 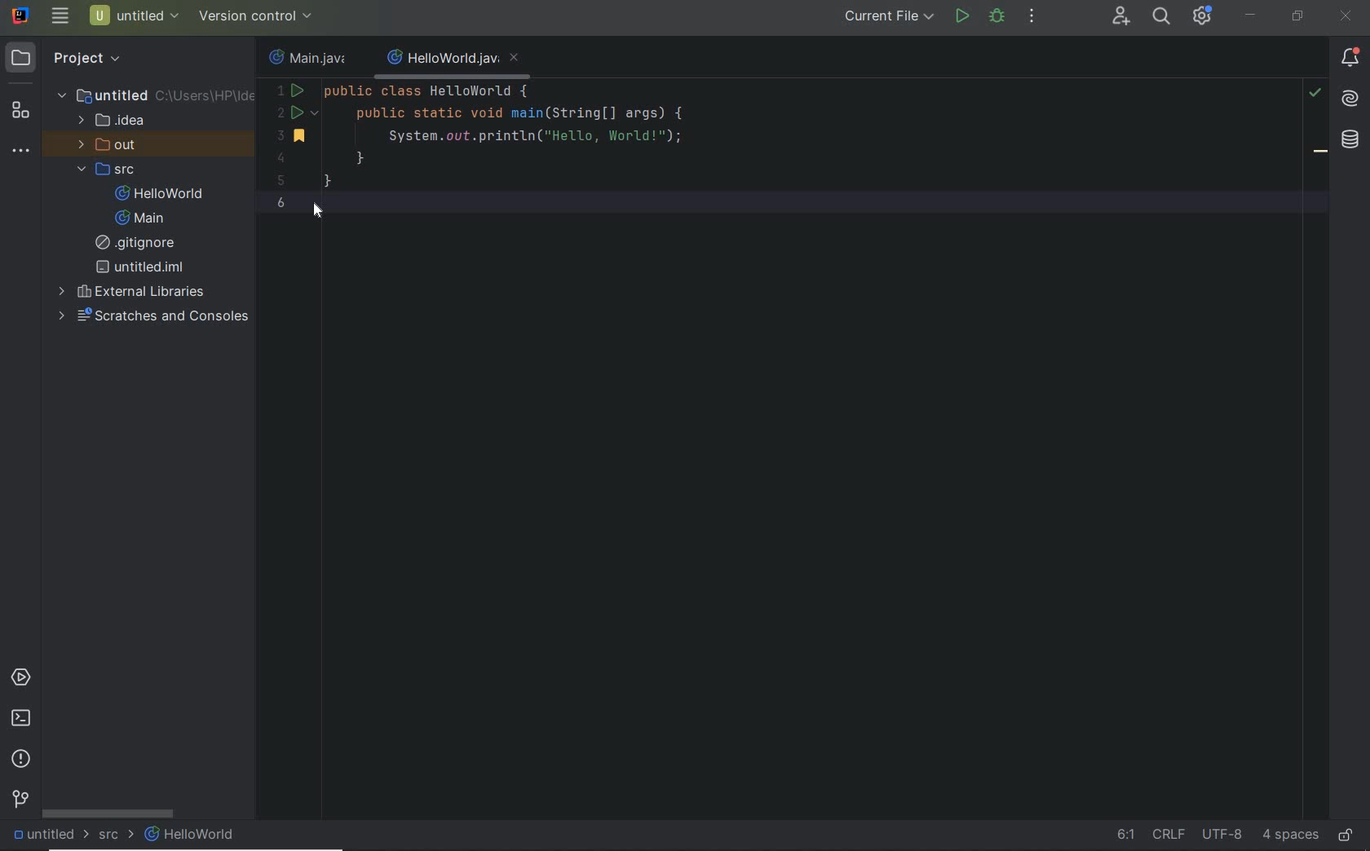 I want to click on untitled, so click(x=47, y=836).